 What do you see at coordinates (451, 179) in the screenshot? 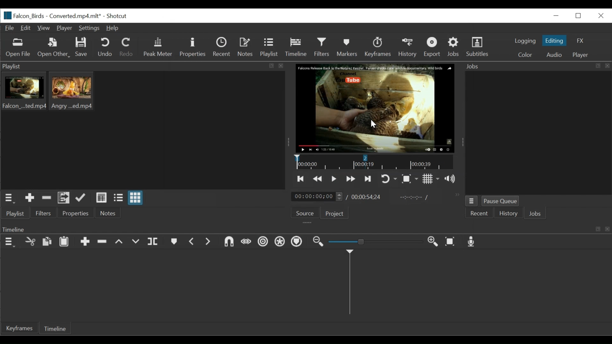
I see `Show volume control` at bounding box center [451, 179].